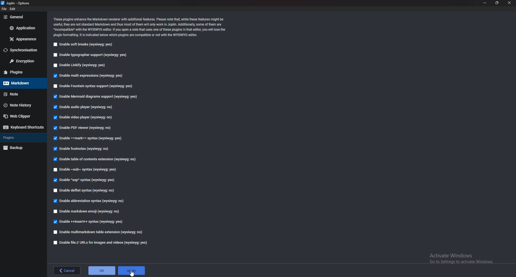 The height and width of the screenshot is (277, 516). I want to click on enable Sub syntax, so click(84, 170).